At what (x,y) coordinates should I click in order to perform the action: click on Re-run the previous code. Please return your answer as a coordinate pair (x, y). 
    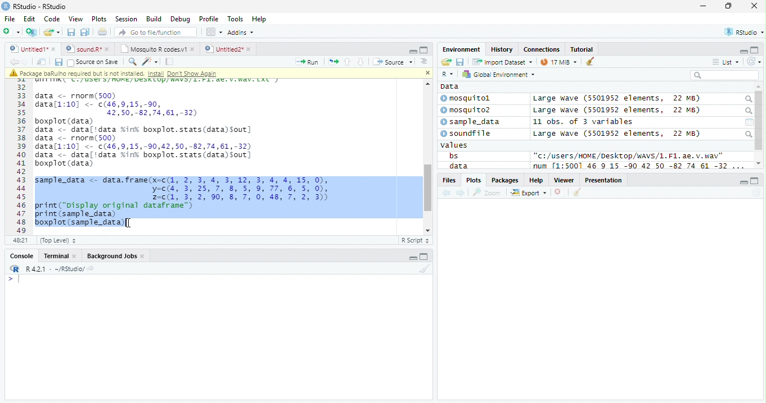
    Looking at the image, I should click on (333, 62).